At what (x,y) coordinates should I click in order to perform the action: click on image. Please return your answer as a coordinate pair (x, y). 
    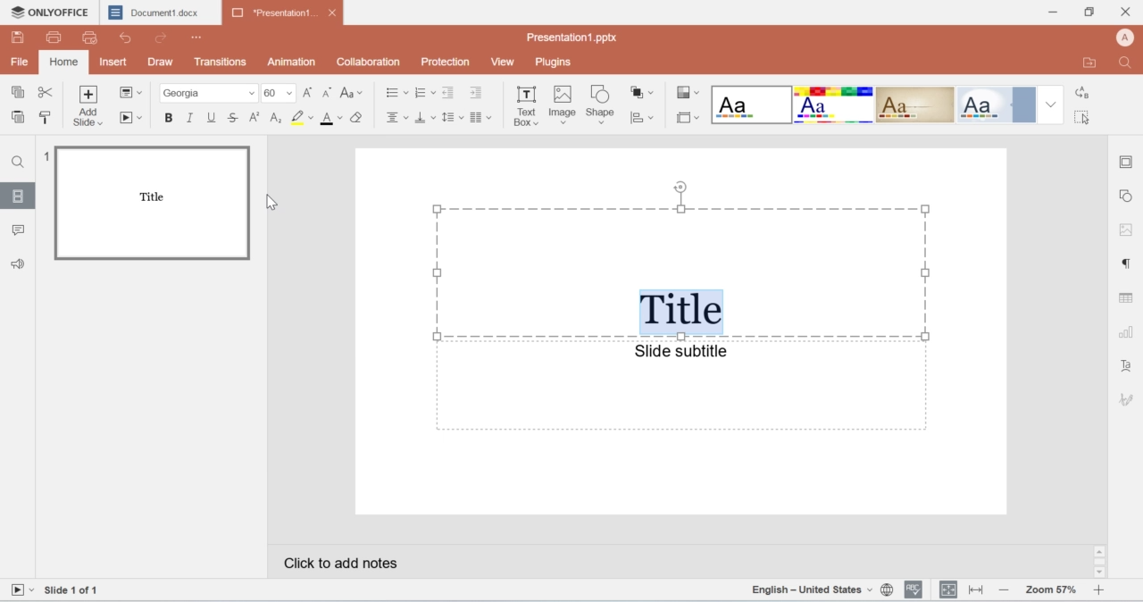
    Looking at the image, I should click on (562, 106).